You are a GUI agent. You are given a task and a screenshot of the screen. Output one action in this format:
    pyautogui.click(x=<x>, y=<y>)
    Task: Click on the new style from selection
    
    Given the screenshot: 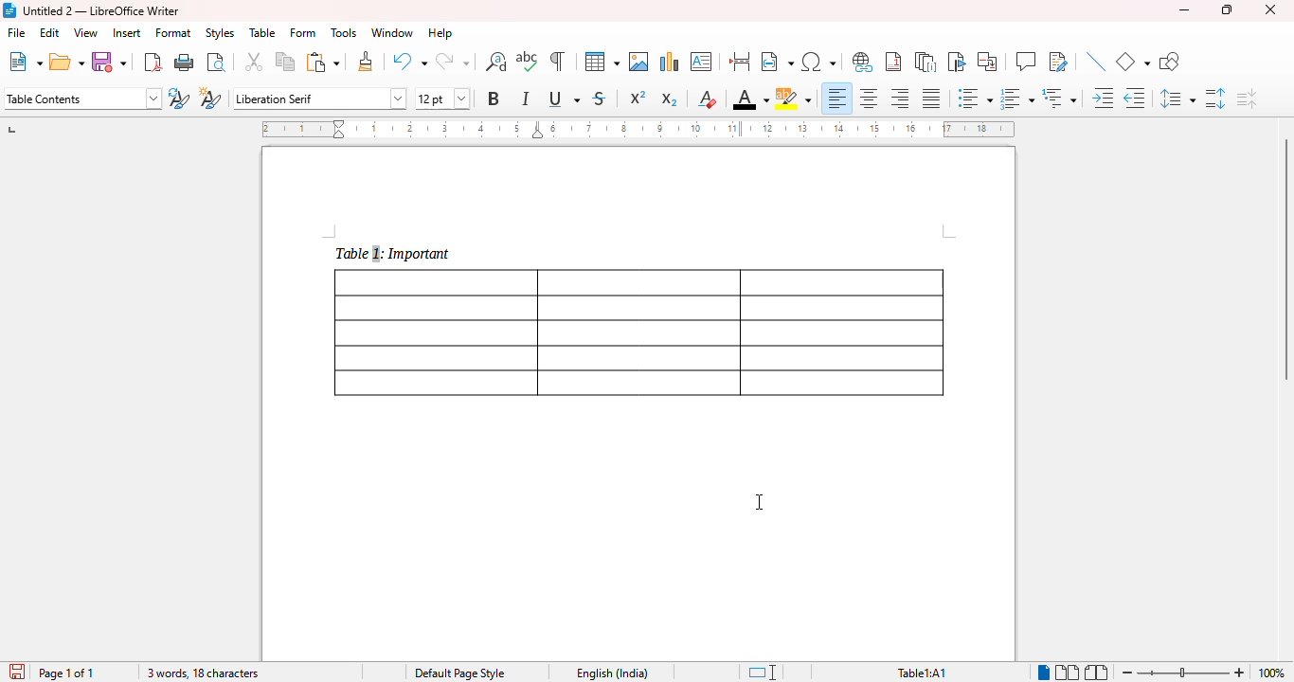 What is the action you would take?
    pyautogui.click(x=211, y=98)
    